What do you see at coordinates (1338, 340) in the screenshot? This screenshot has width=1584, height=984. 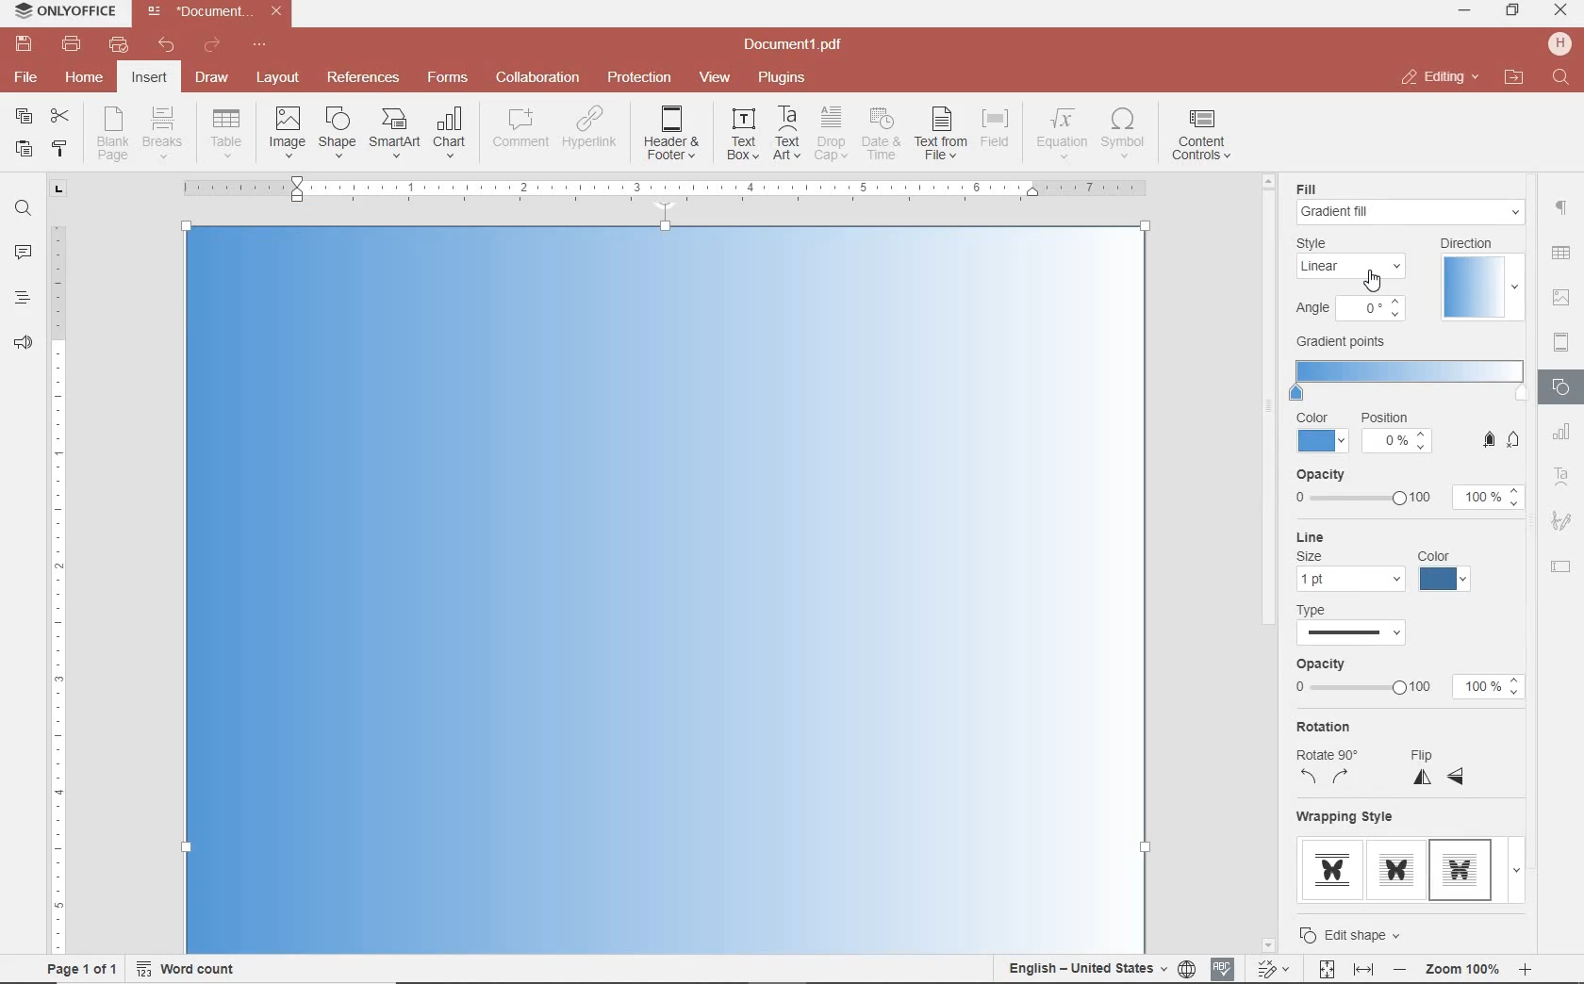 I see `PATTERN` at bounding box center [1338, 340].